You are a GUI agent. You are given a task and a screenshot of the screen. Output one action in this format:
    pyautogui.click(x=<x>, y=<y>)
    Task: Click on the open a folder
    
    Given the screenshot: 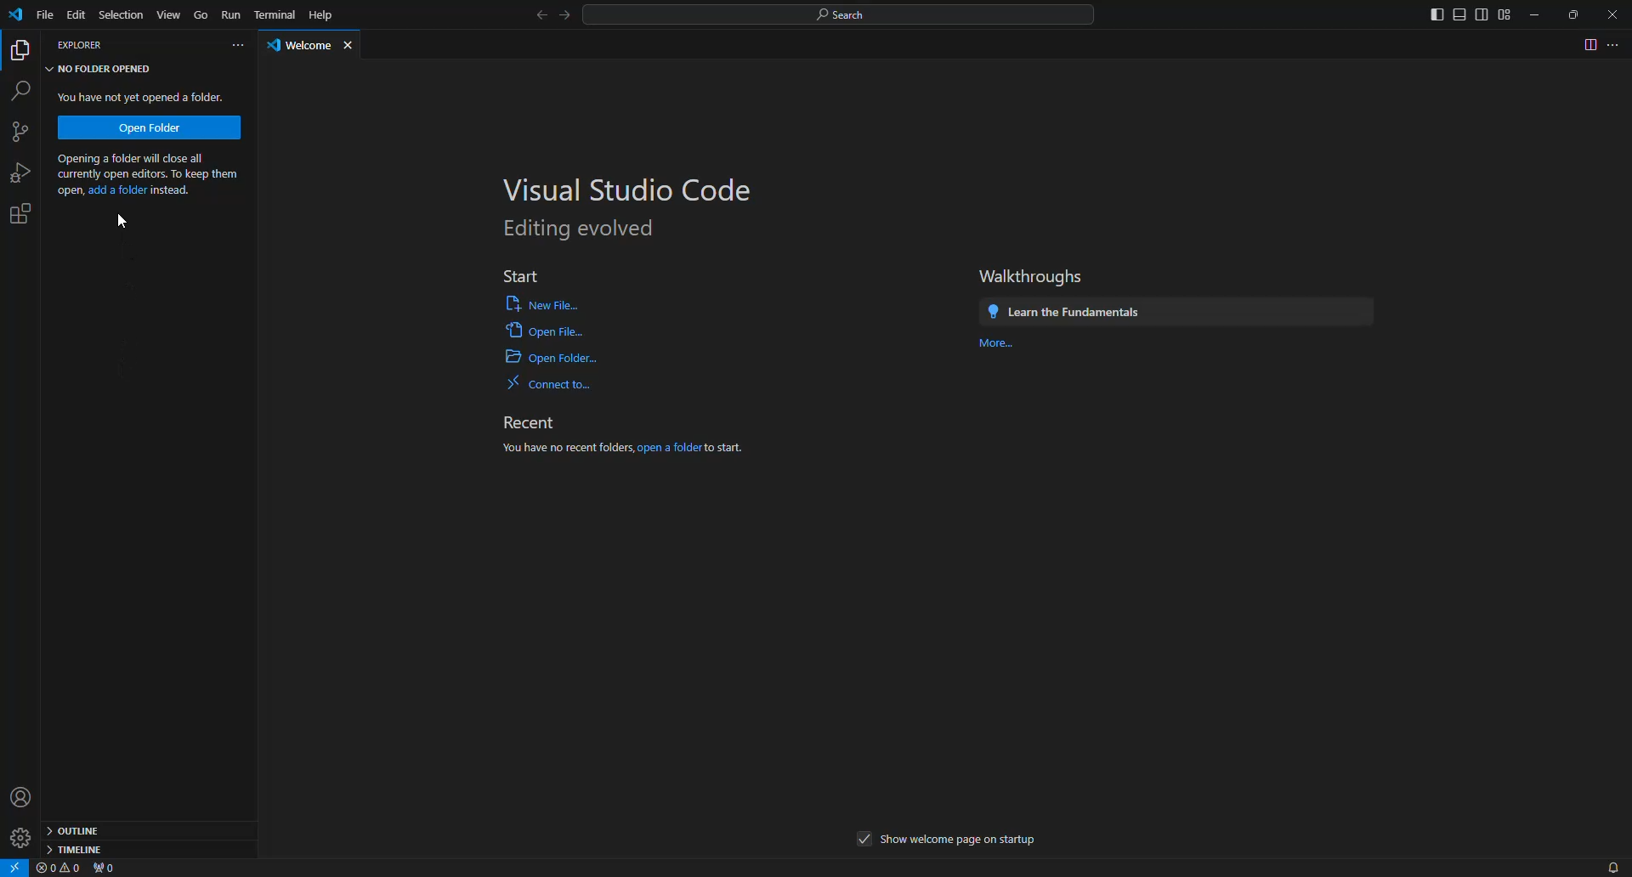 What is the action you would take?
    pyautogui.click(x=669, y=449)
    